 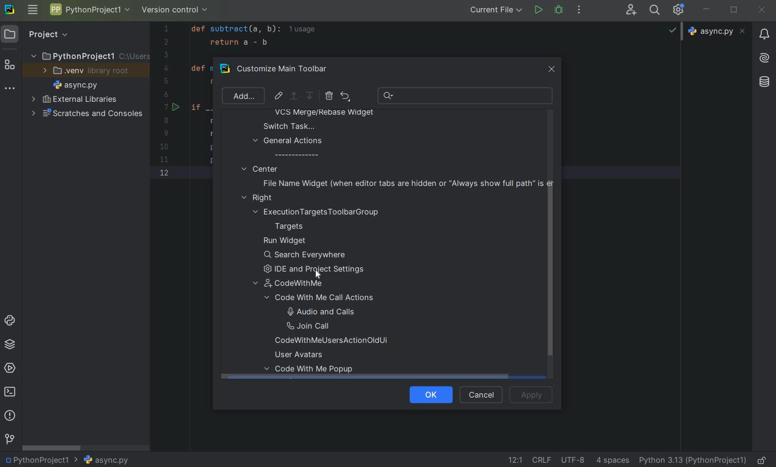 I want to click on targets, so click(x=295, y=226).